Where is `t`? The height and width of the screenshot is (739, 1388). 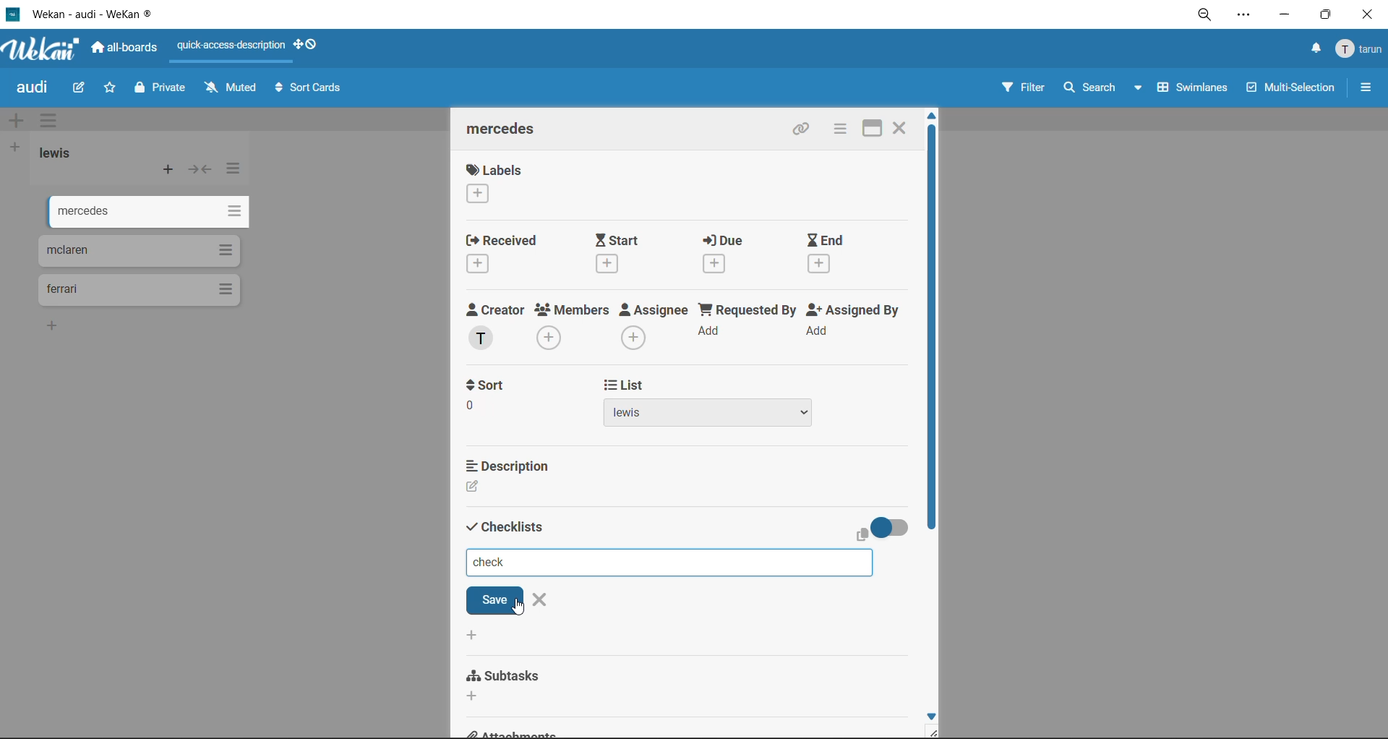 t is located at coordinates (491, 384).